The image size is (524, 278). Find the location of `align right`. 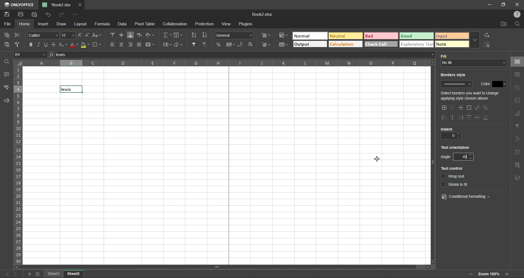

align right is located at coordinates (130, 44).